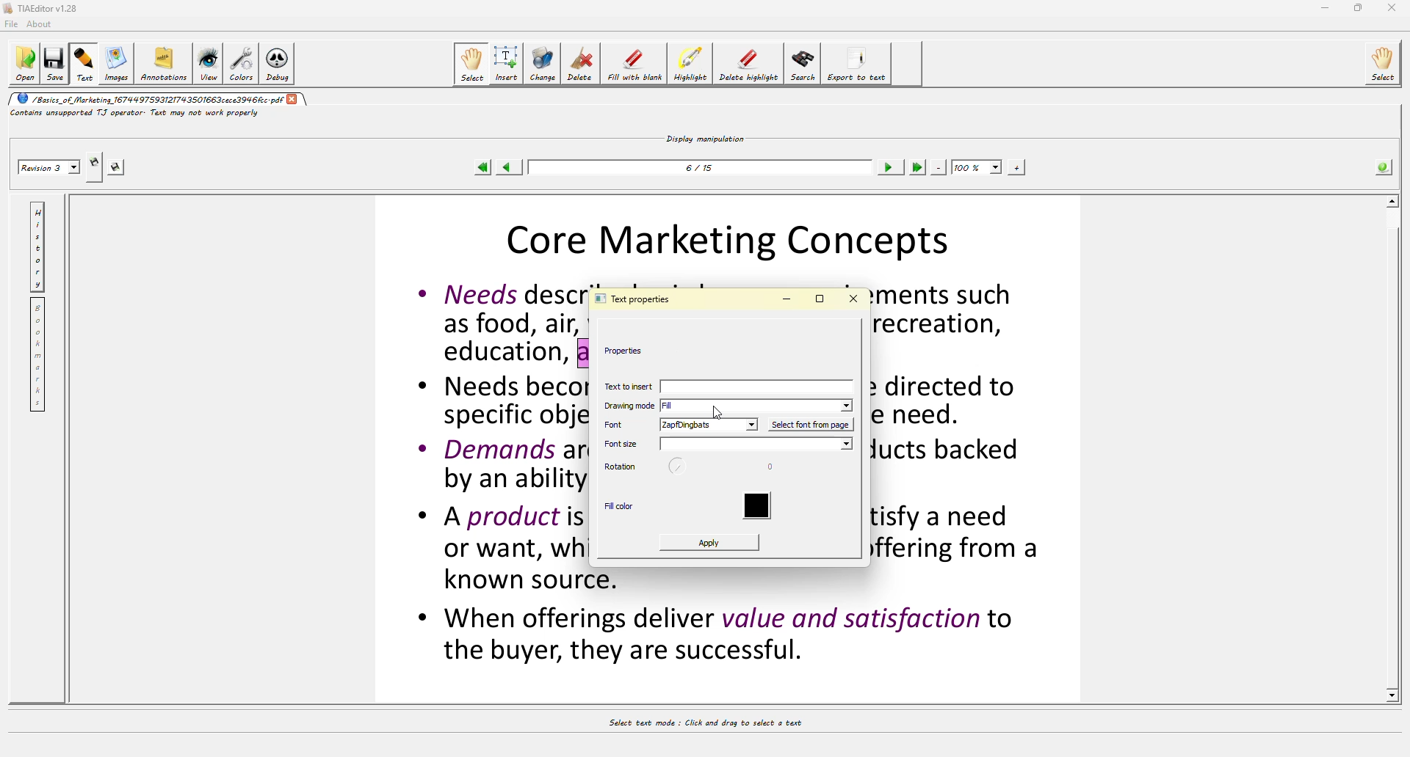 This screenshot has width=1410, height=757. Describe the element at coordinates (976, 167) in the screenshot. I see `100%` at that location.